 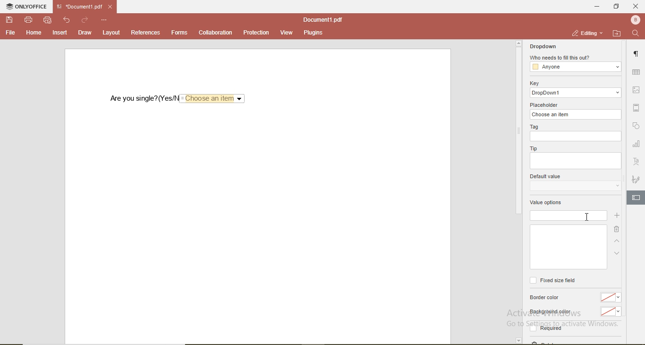 I want to click on table, so click(x=636, y=73).